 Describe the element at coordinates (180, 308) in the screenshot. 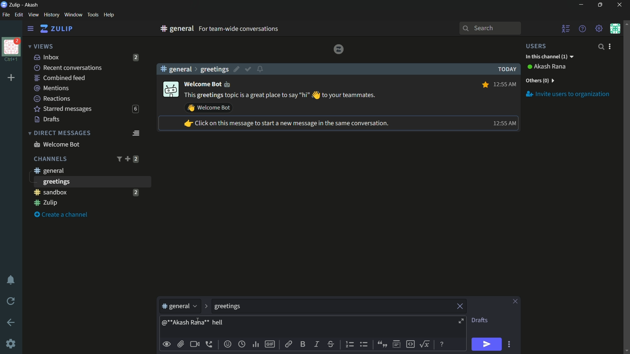

I see `general channel` at that location.